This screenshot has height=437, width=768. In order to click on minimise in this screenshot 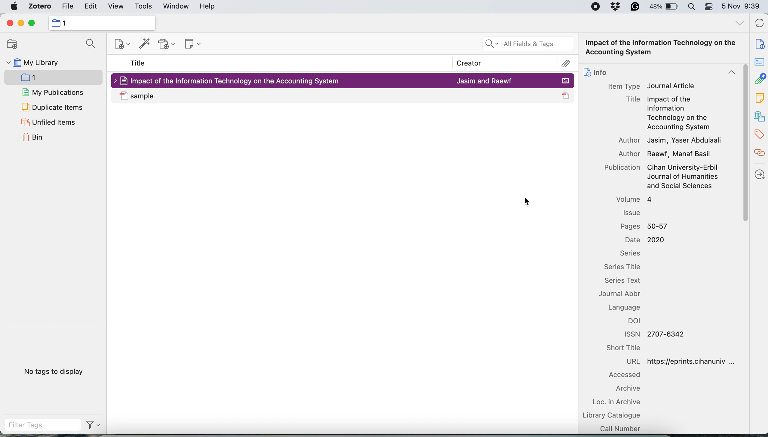, I will do `click(20, 23)`.